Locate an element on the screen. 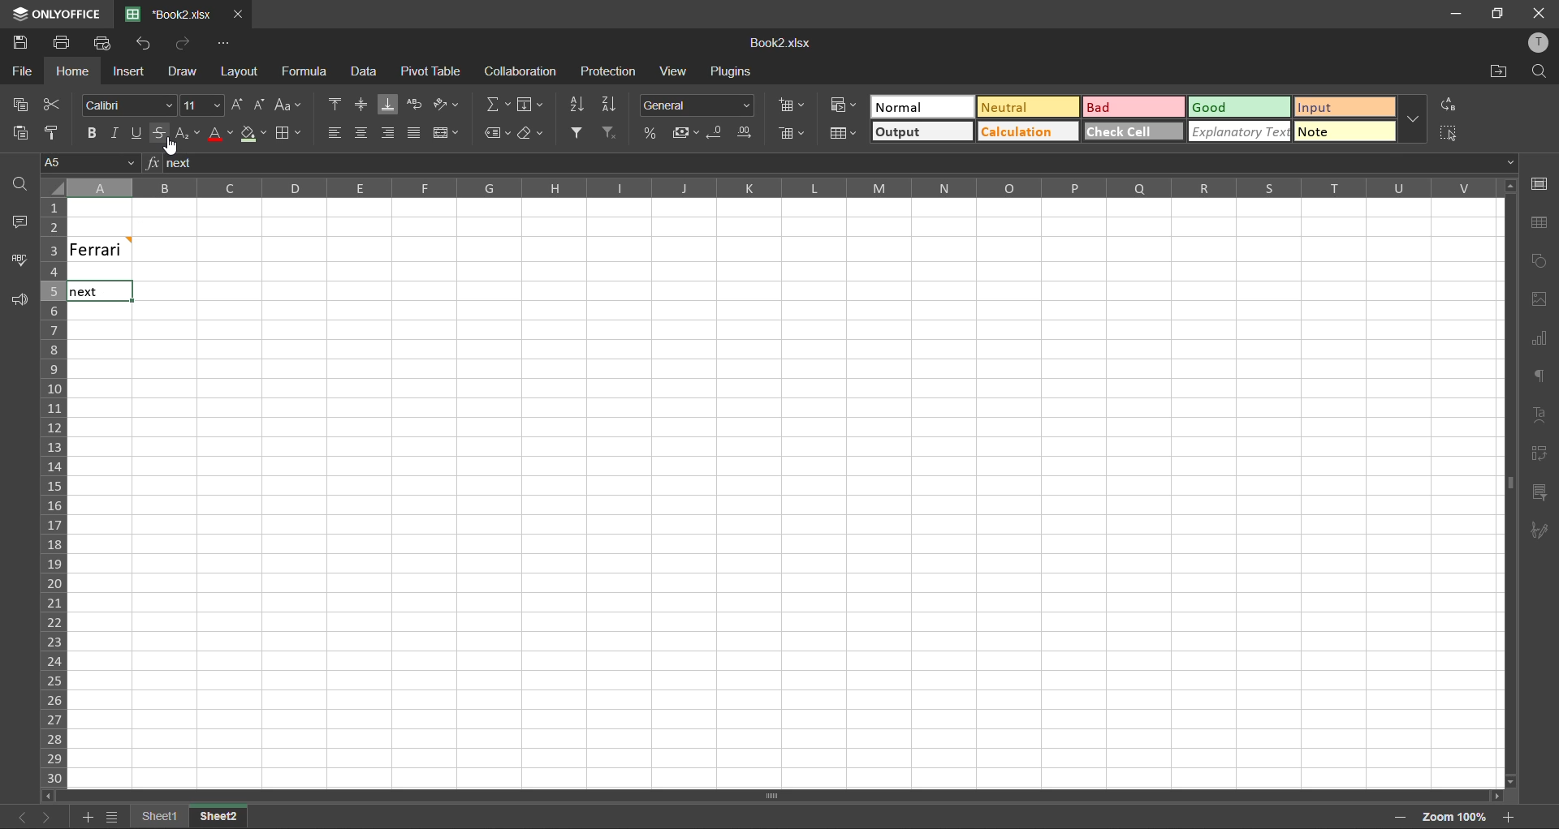 This screenshot has width=1559, height=829. neutral is located at coordinates (1027, 109).